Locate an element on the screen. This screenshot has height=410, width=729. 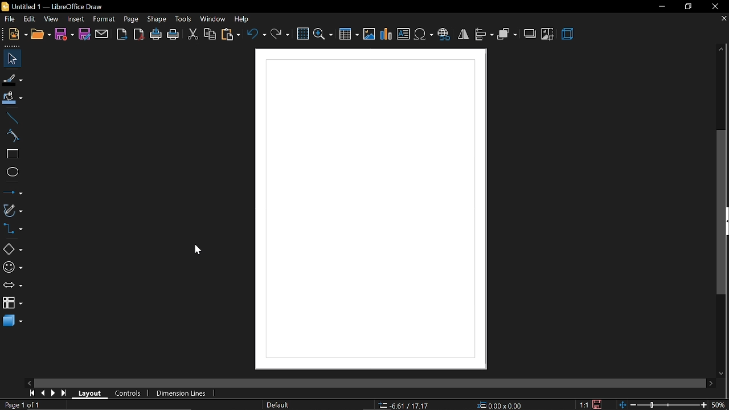
Untitled 1 - LibreOffice Draw - current window is located at coordinates (51, 7).